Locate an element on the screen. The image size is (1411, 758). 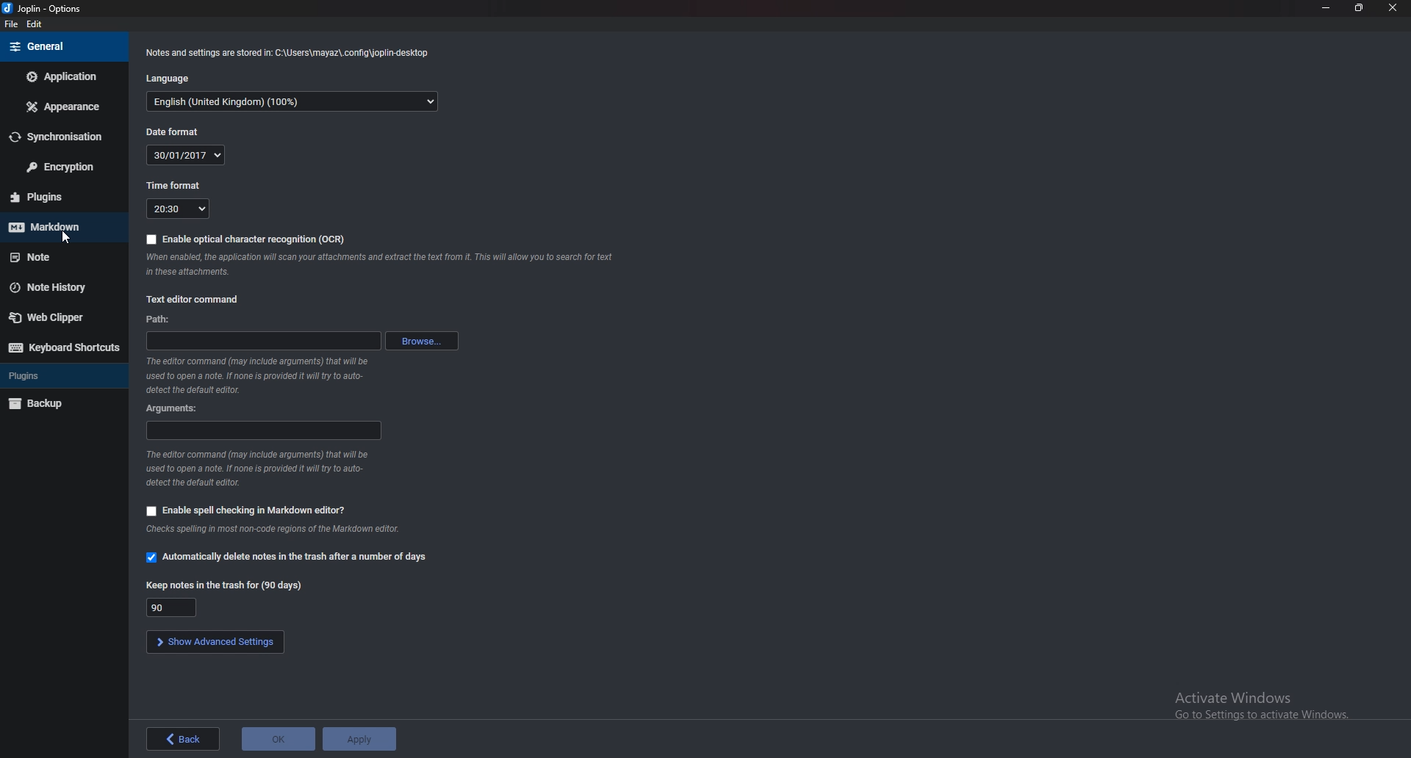
enable O C R is located at coordinates (244, 241).